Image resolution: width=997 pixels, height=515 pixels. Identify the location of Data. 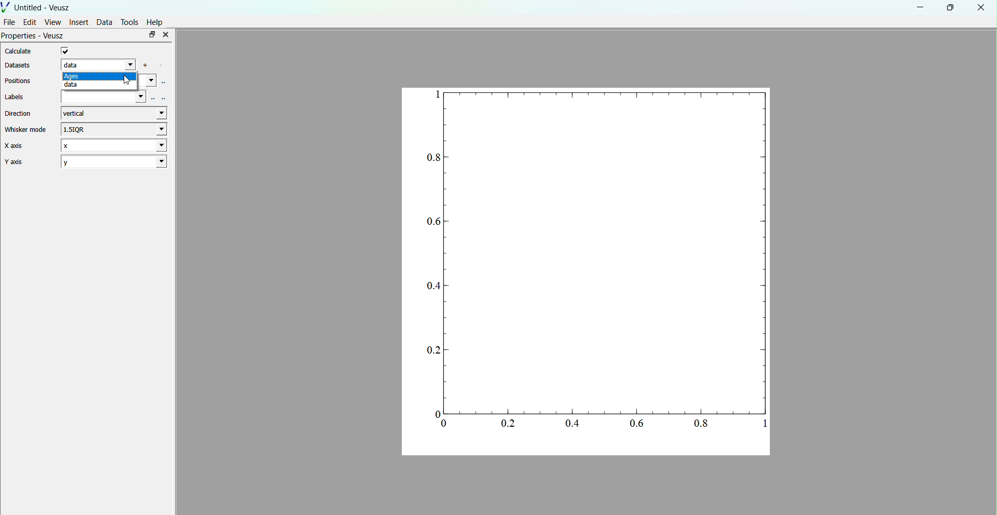
(104, 22).